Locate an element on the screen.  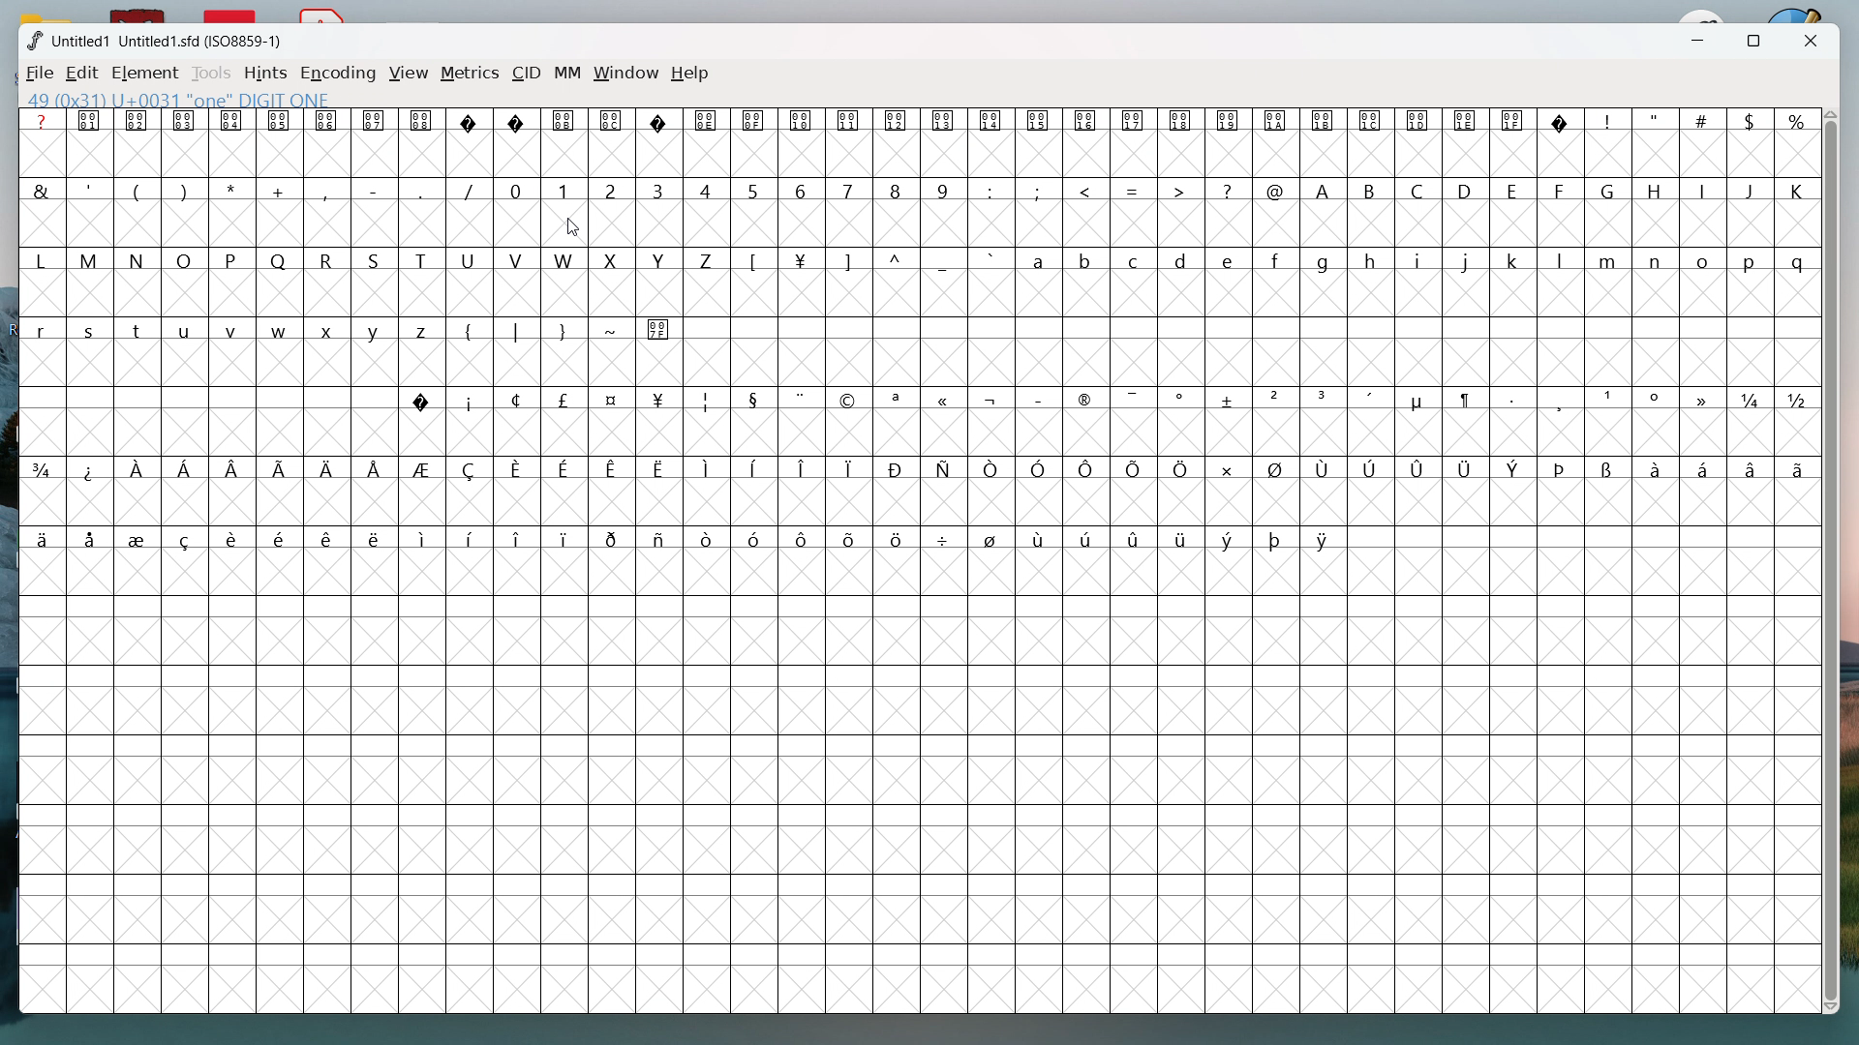
? is located at coordinates (42, 121).